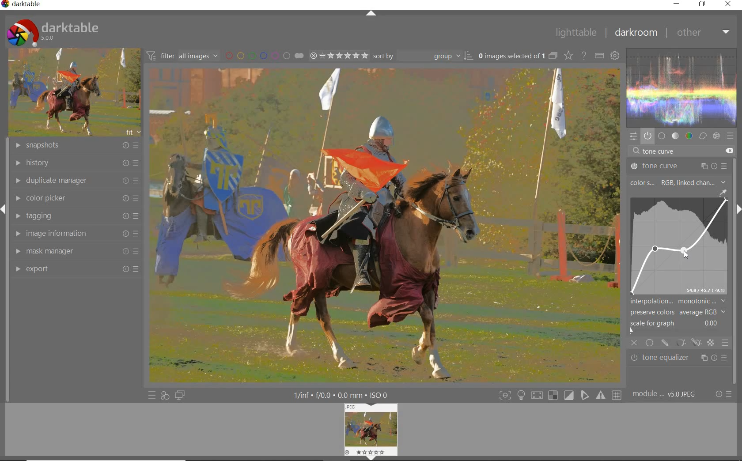  Describe the element at coordinates (182, 56) in the screenshot. I see `filter all images` at that location.